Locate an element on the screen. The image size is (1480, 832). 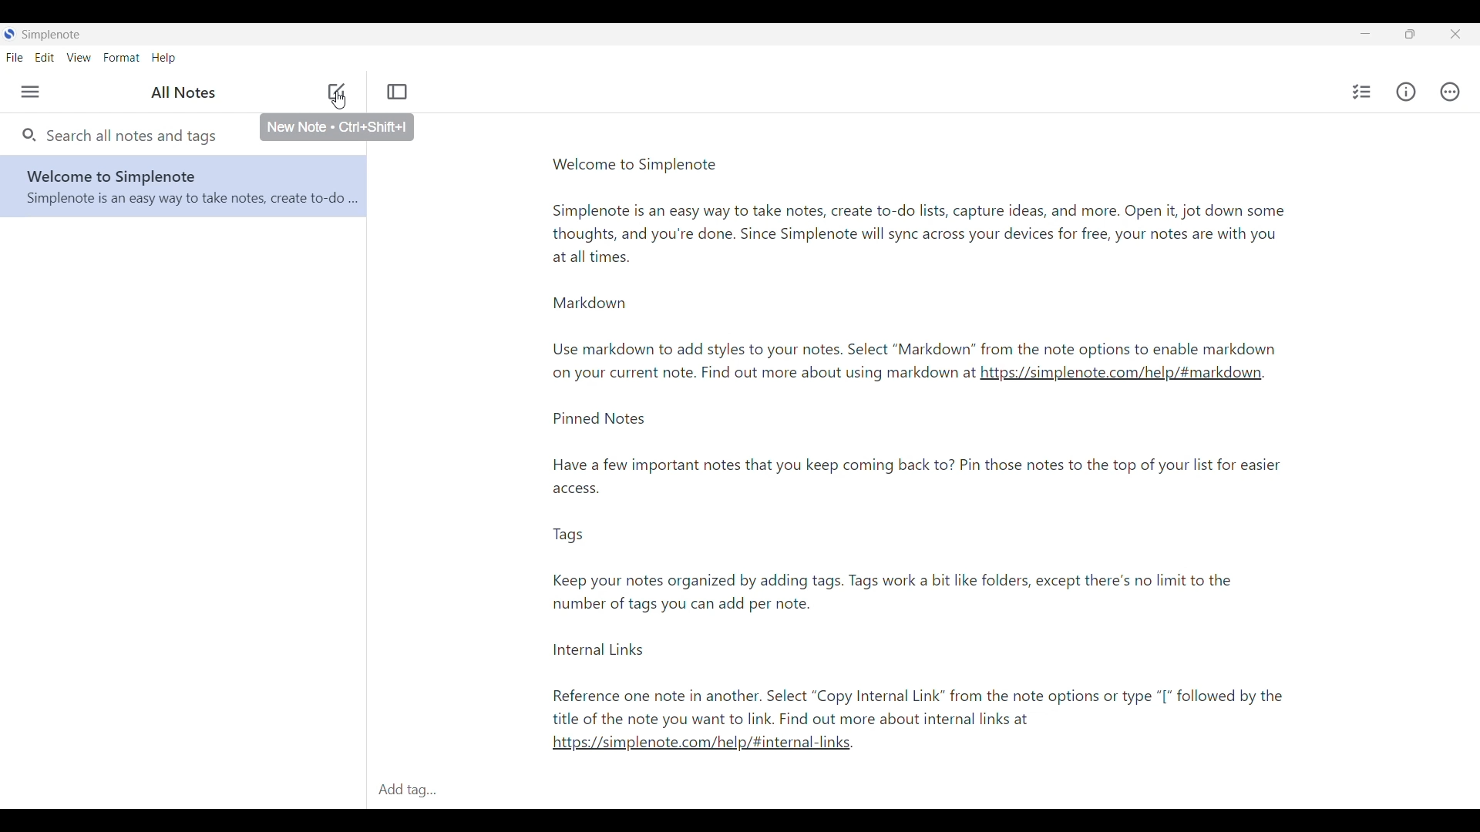
Info is located at coordinates (1406, 92).